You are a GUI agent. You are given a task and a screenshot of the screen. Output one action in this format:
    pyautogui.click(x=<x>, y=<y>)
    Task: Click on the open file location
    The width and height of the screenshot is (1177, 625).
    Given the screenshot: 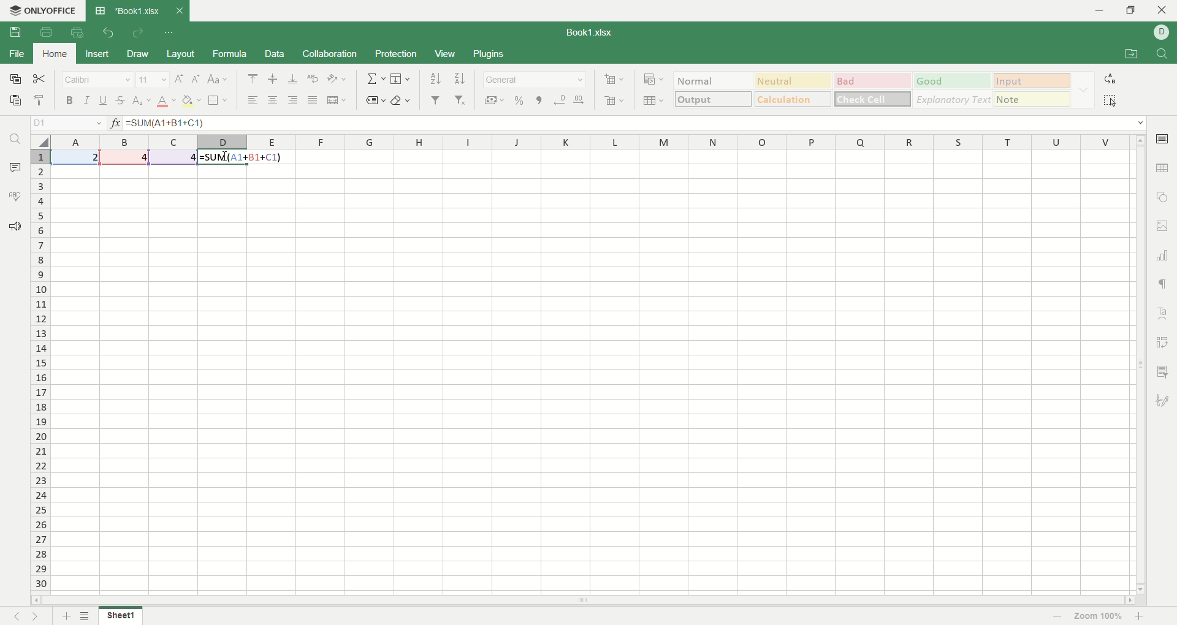 What is the action you would take?
    pyautogui.click(x=1130, y=55)
    